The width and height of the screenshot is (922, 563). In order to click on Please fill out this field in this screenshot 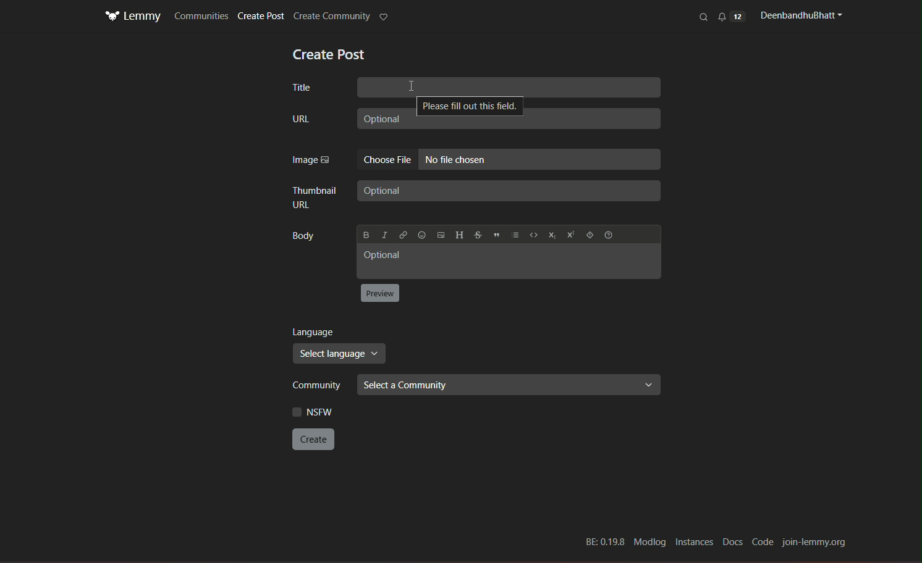, I will do `click(468, 106)`.